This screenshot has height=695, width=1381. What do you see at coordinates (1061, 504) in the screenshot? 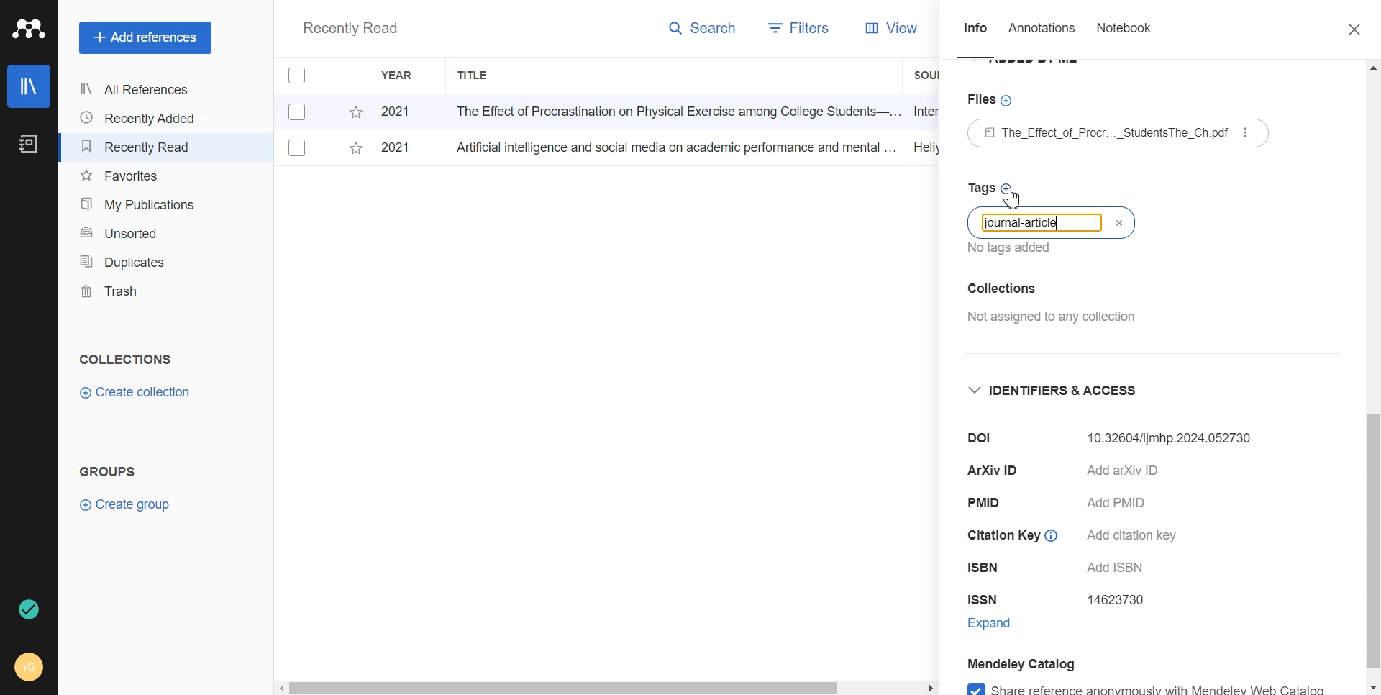
I see `PMID Add PMID` at bounding box center [1061, 504].